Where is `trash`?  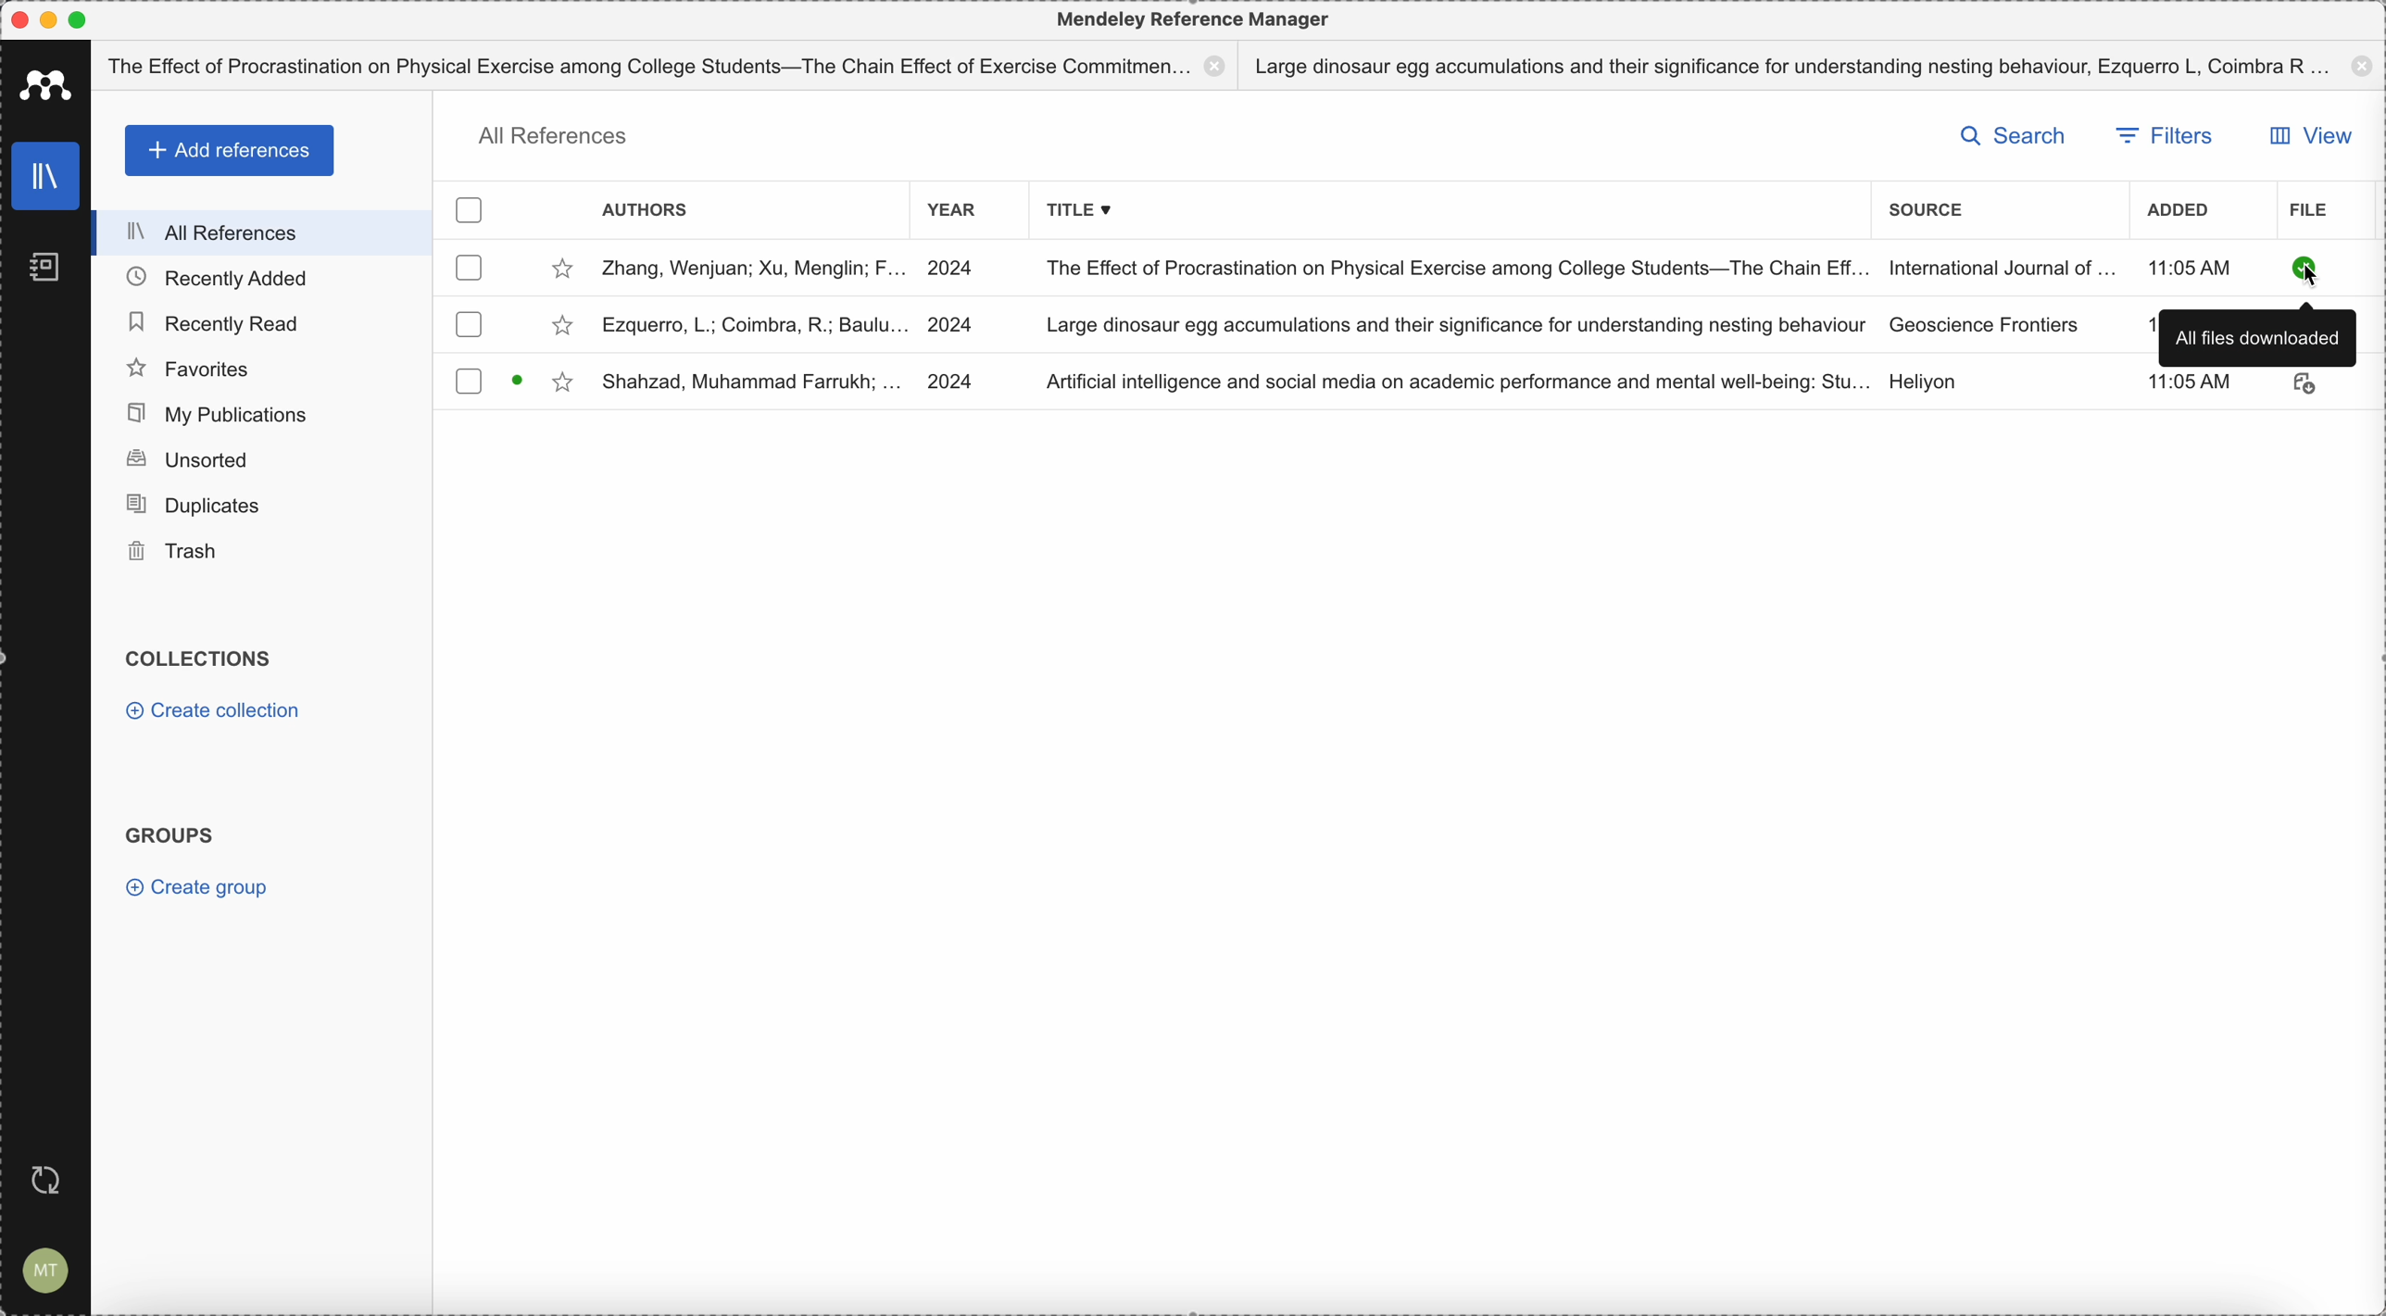
trash is located at coordinates (175, 549).